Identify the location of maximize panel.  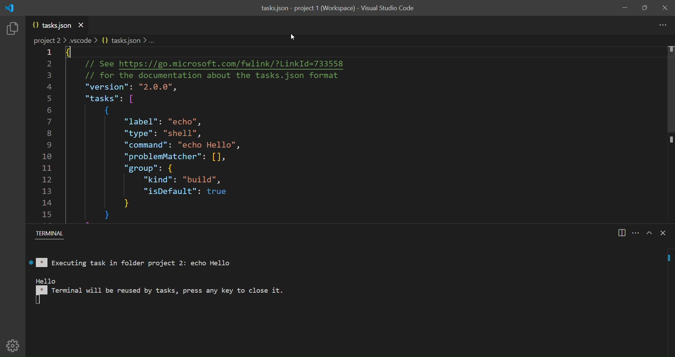
(649, 233).